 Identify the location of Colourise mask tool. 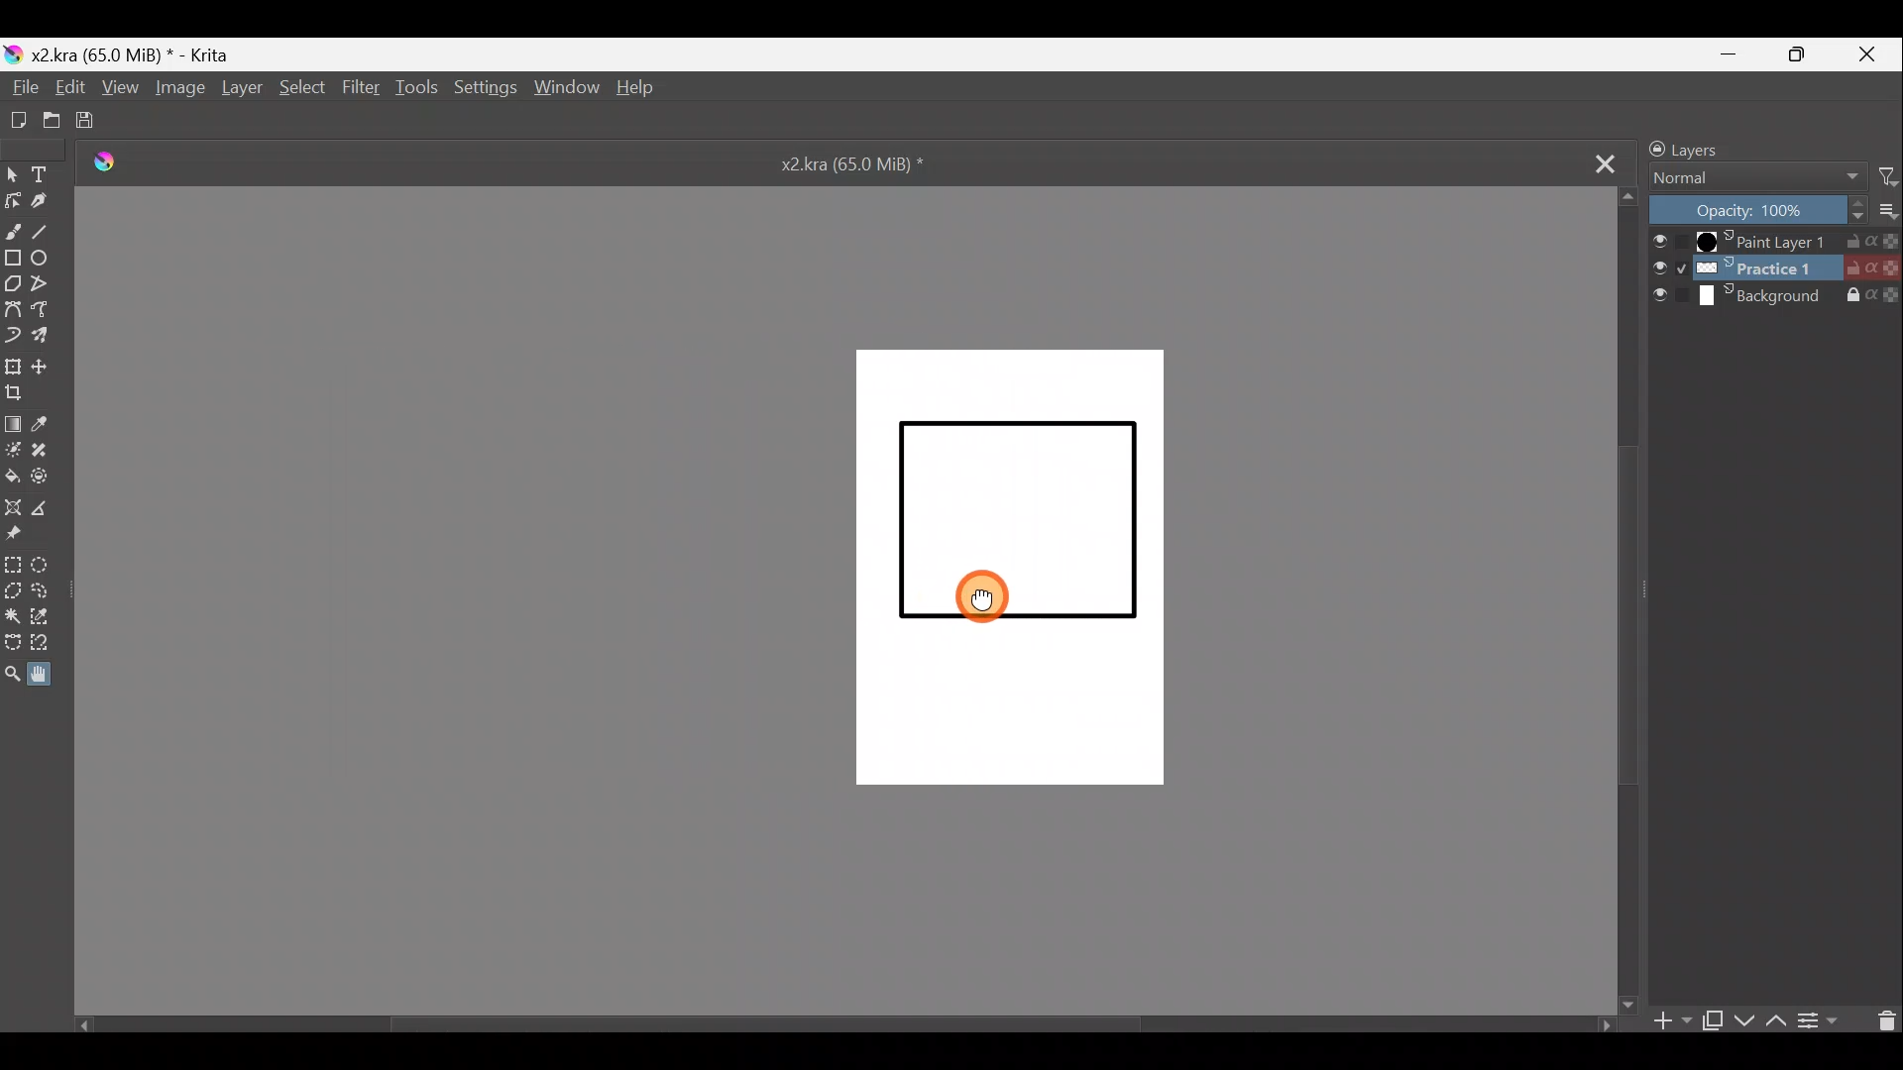
(12, 448).